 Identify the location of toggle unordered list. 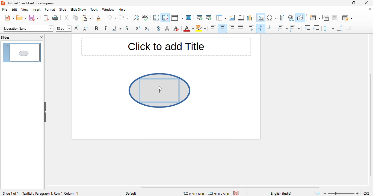
(282, 28).